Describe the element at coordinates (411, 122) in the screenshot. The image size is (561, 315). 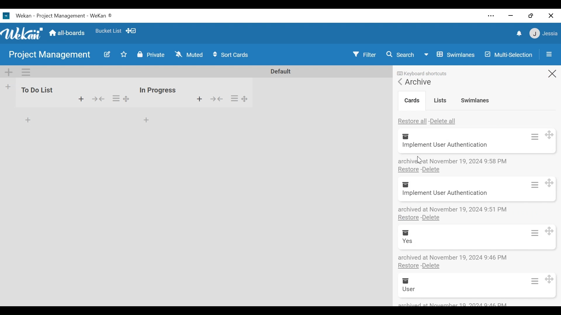
I see `Restore all` at that location.